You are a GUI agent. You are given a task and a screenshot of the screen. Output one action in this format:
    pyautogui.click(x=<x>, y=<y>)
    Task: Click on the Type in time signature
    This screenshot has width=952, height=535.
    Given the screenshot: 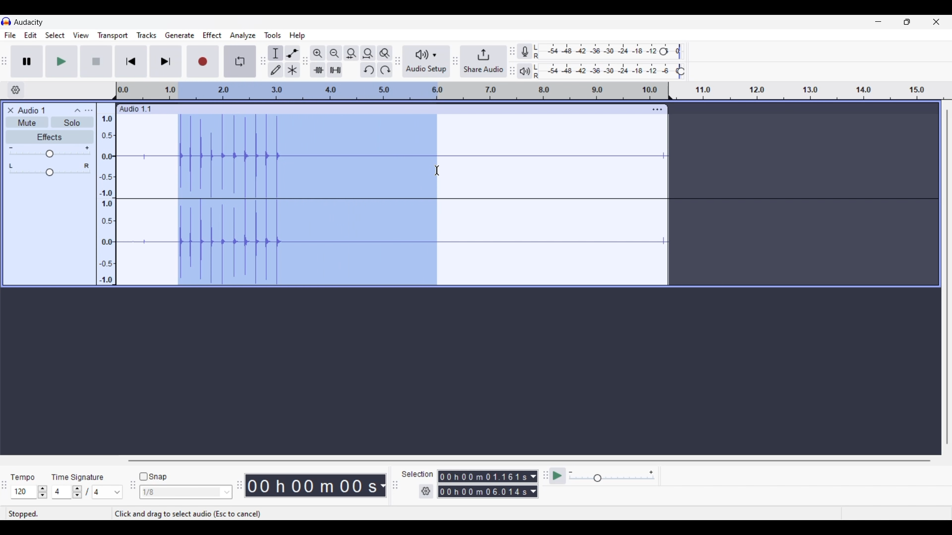 What is the action you would take?
    pyautogui.click(x=61, y=492)
    